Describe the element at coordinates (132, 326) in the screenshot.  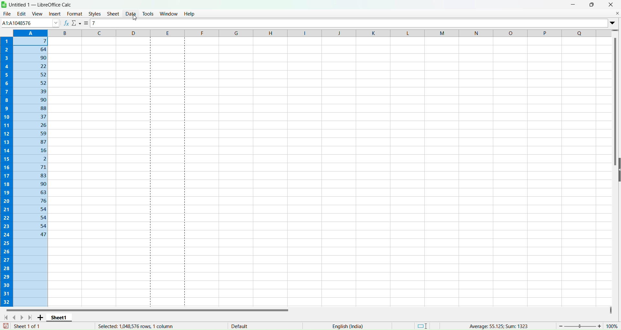
I see `Selected Column Details` at that location.